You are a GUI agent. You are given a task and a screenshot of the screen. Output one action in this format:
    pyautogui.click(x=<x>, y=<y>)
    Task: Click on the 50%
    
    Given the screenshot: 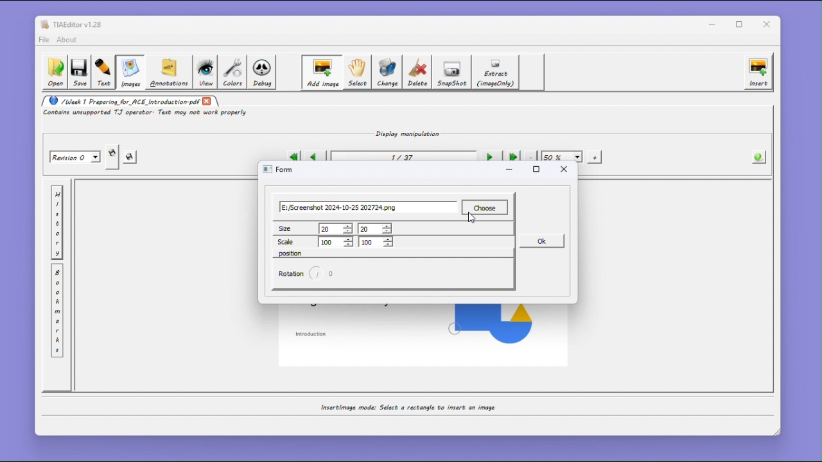 What is the action you would take?
    pyautogui.click(x=562, y=157)
    